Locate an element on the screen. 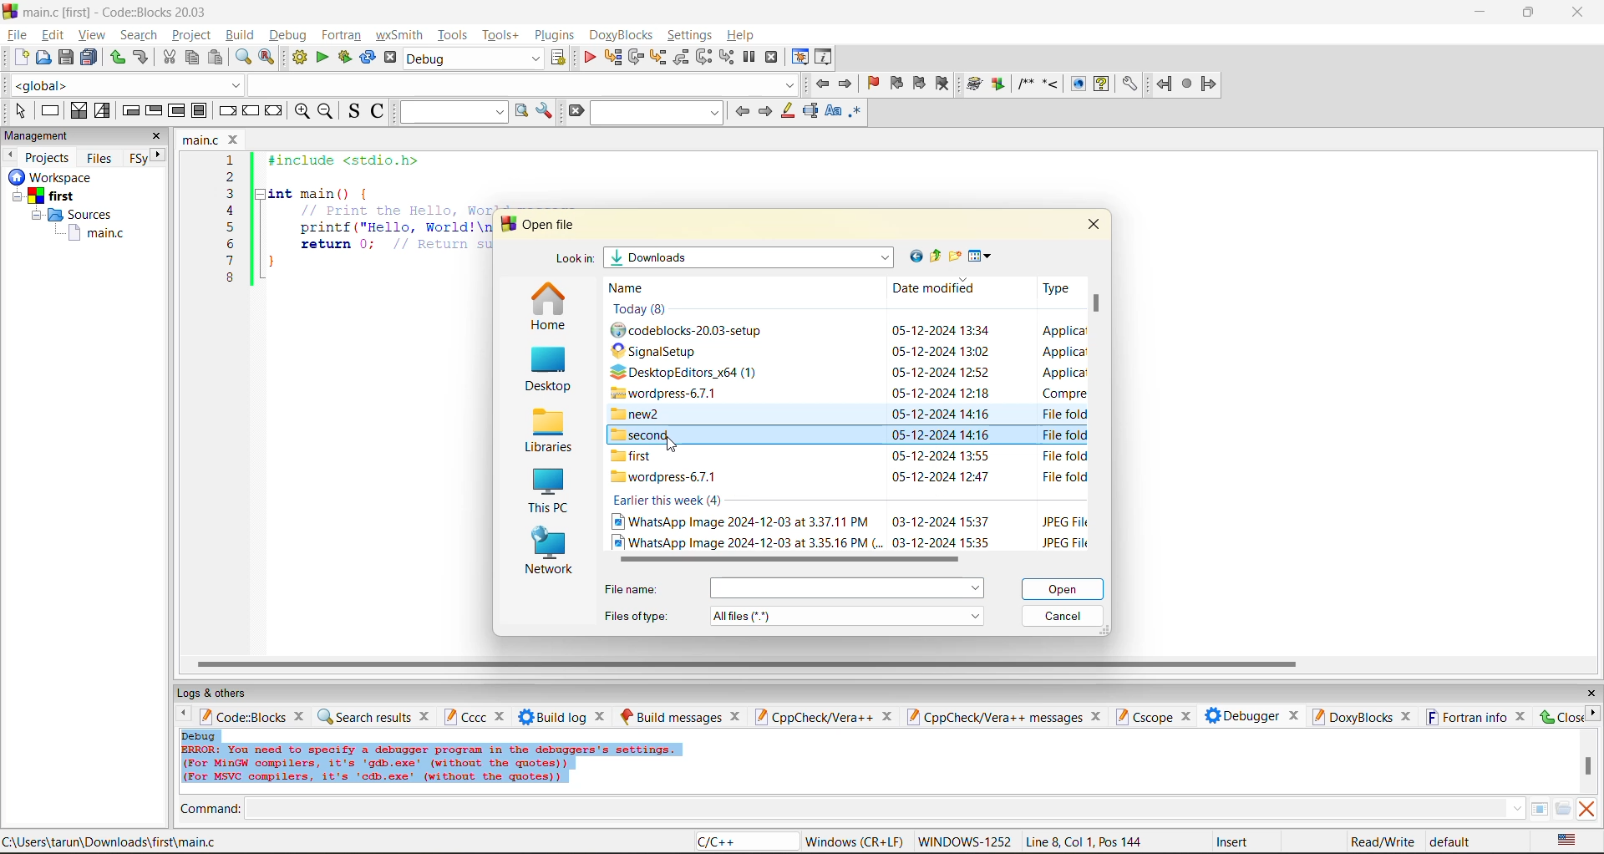  replace is located at coordinates (267, 57).